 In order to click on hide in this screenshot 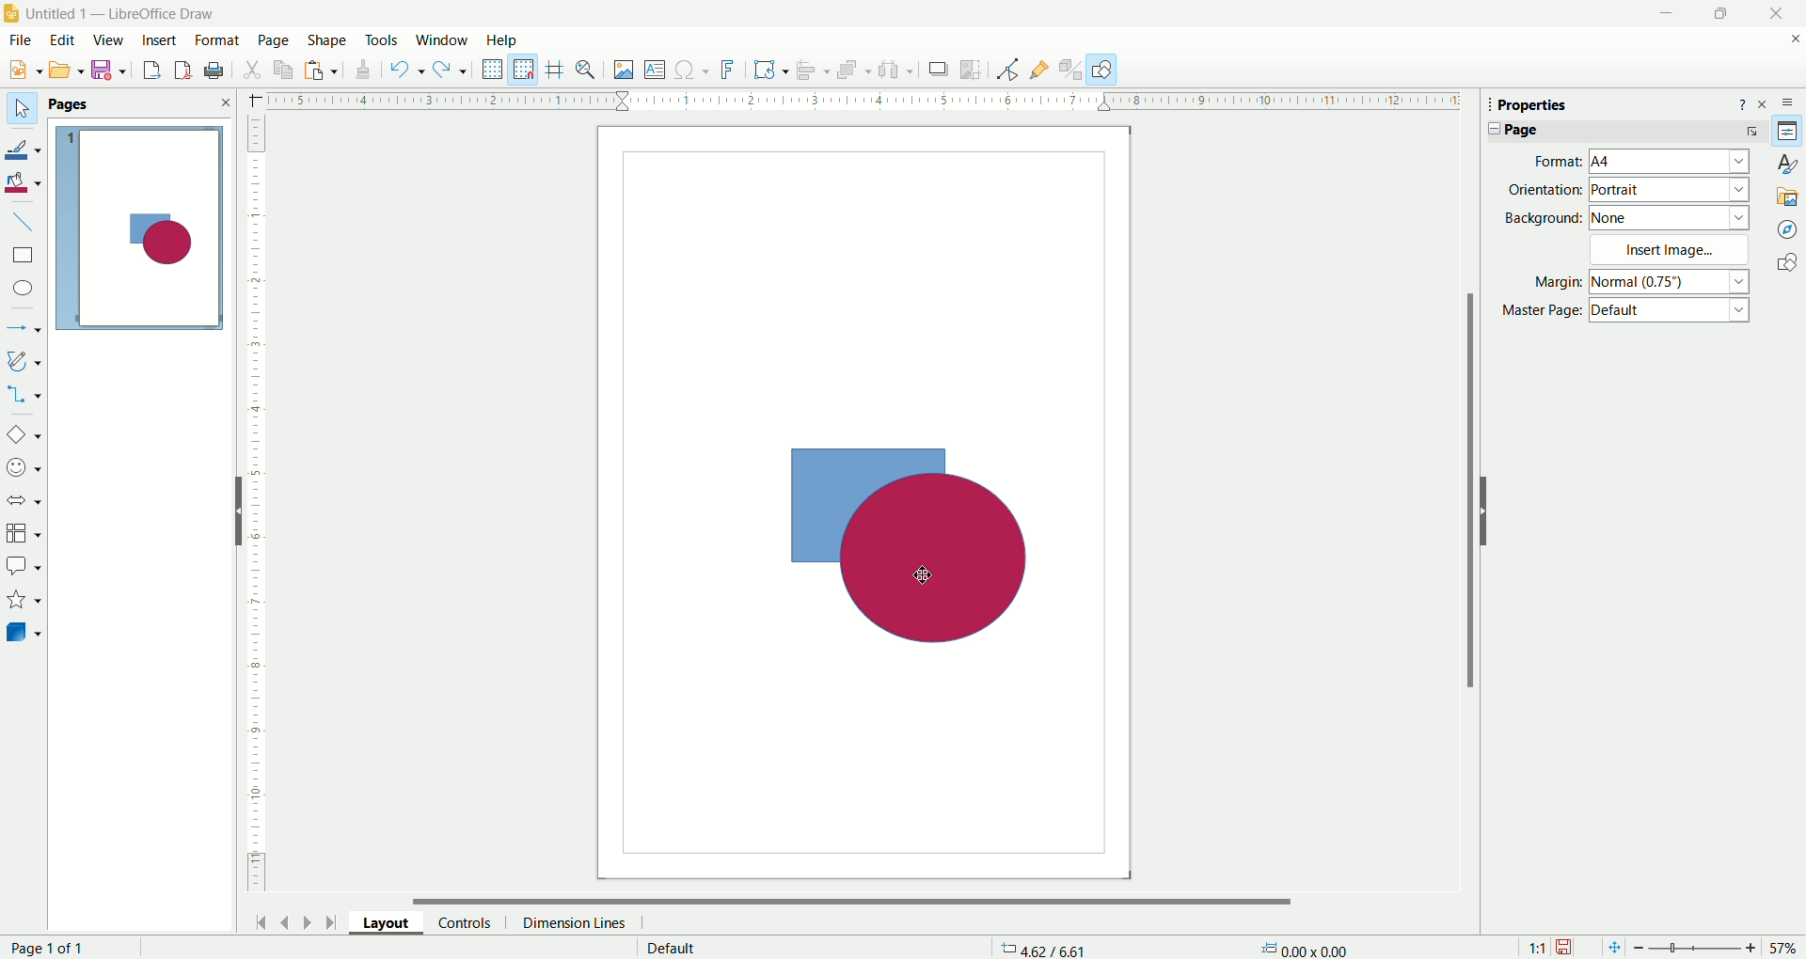, I will do `click(1488, 509)`.